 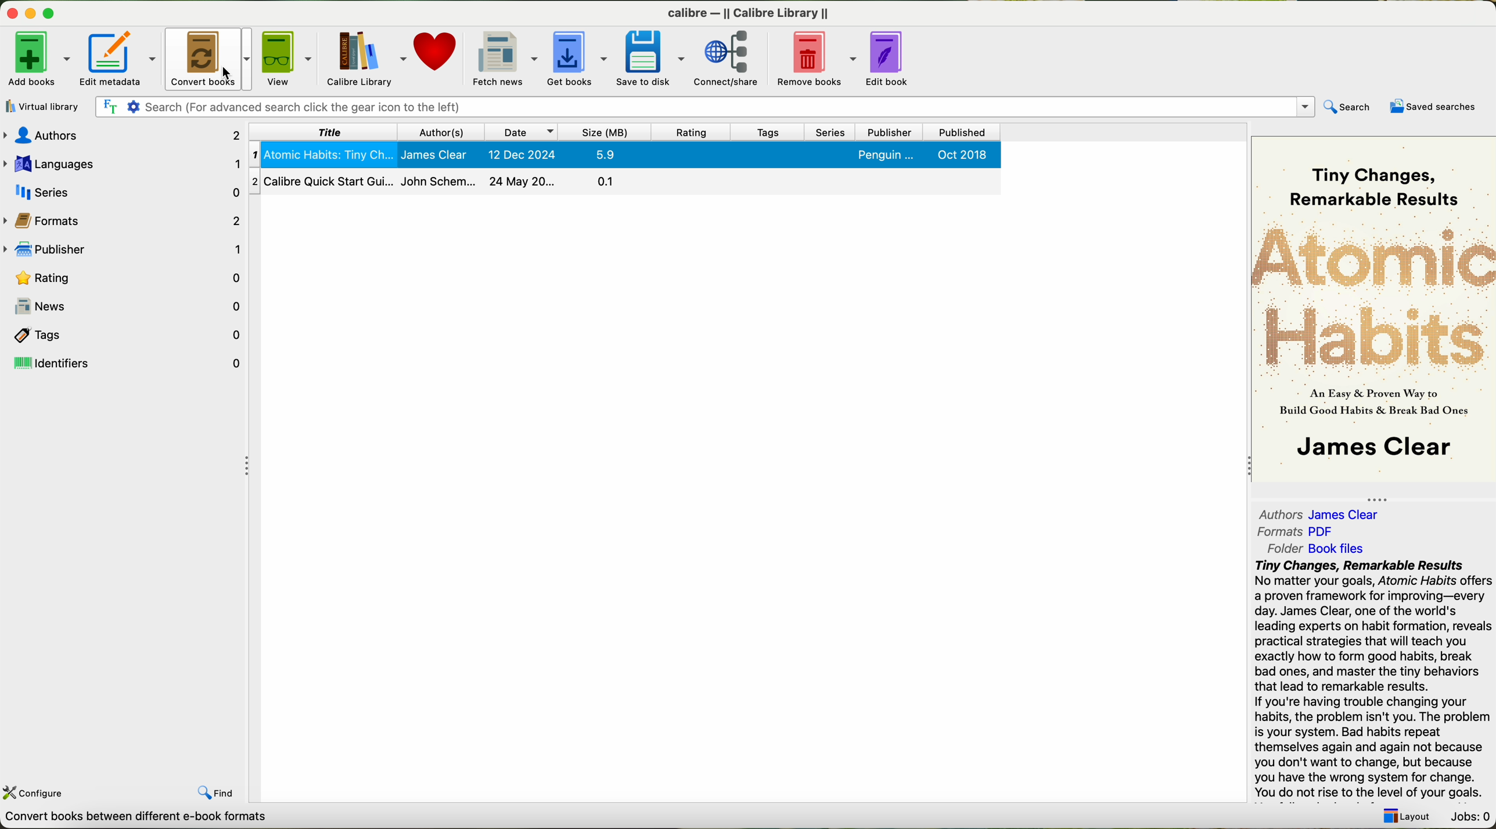 I want to click on view, so click(x=289, y=57).